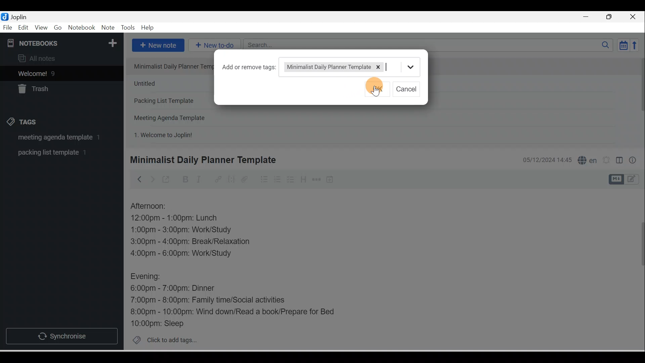  I want to click on 3:00pm - 4:00pm: Break/Relaxation, so click(205, 242).